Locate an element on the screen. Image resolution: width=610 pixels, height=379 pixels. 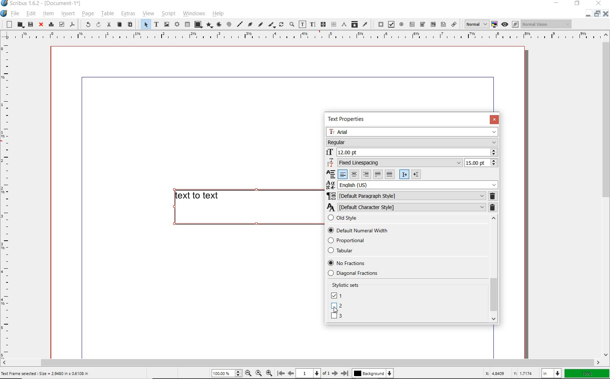
Text Frame selected : Size = 2.9480 in x 0.6108 in is located at coordinates (46, 374).